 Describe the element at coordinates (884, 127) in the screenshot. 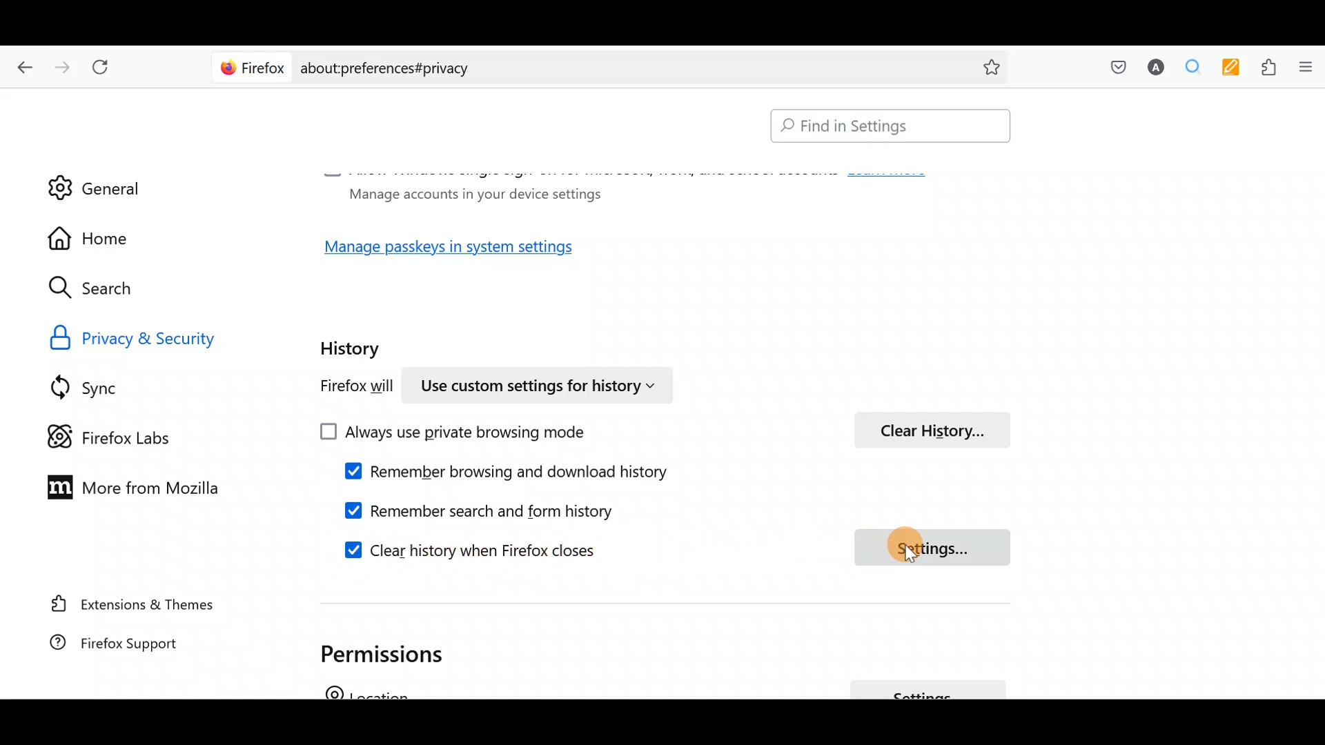

I see `Search bar` at that location.